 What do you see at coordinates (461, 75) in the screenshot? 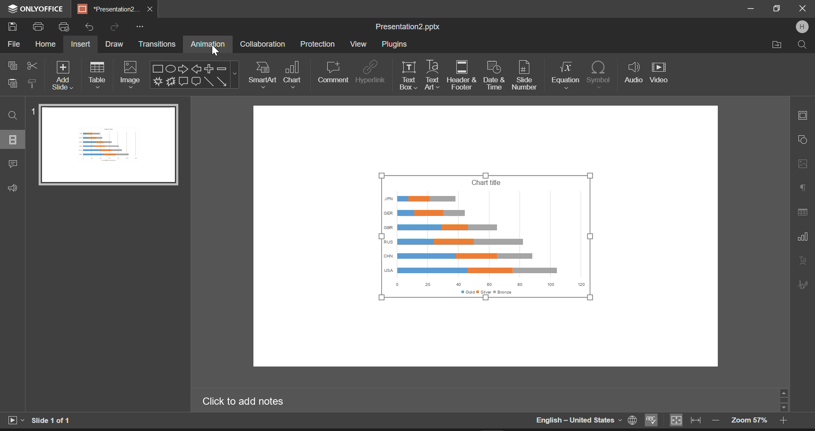
I see `Header & Footer` at bounding box center [461, 75].